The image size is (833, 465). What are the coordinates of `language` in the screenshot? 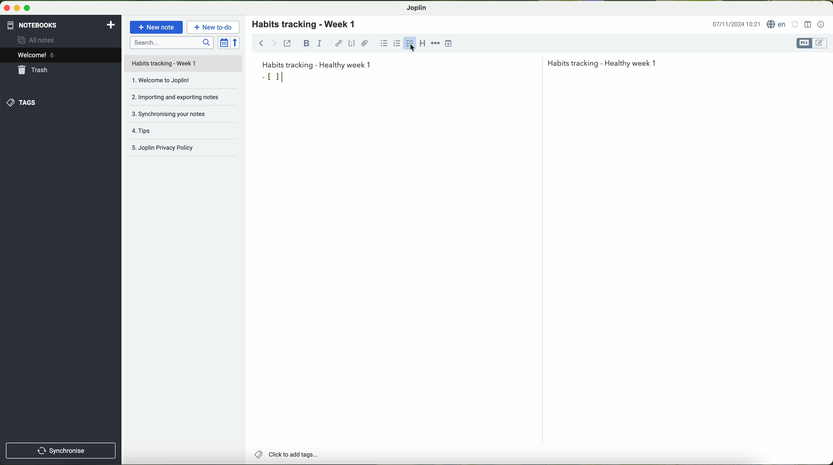 It's located at (777, 24).